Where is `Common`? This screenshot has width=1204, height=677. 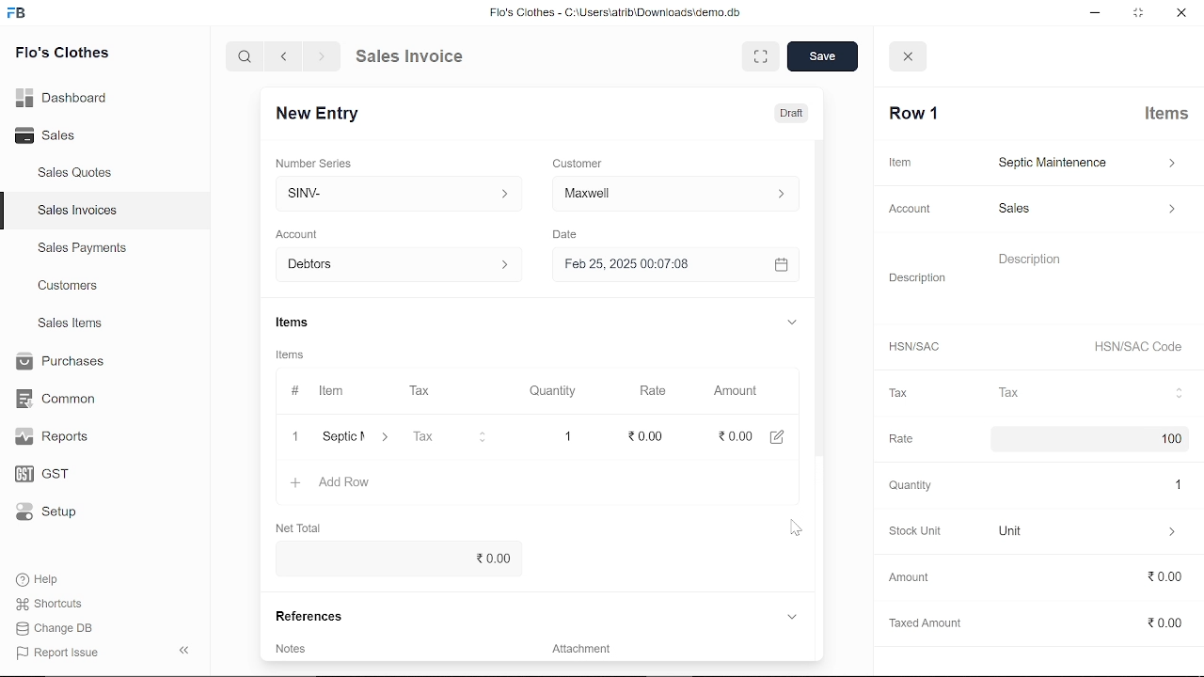 Common is located at coordinates (58, 399).